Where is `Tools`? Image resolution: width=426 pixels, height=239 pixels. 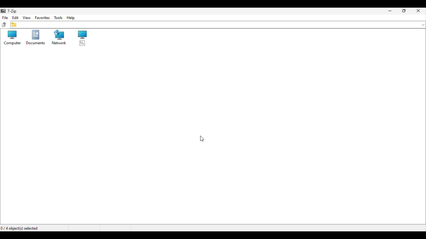 Tools is located at coordinates (59, 18).